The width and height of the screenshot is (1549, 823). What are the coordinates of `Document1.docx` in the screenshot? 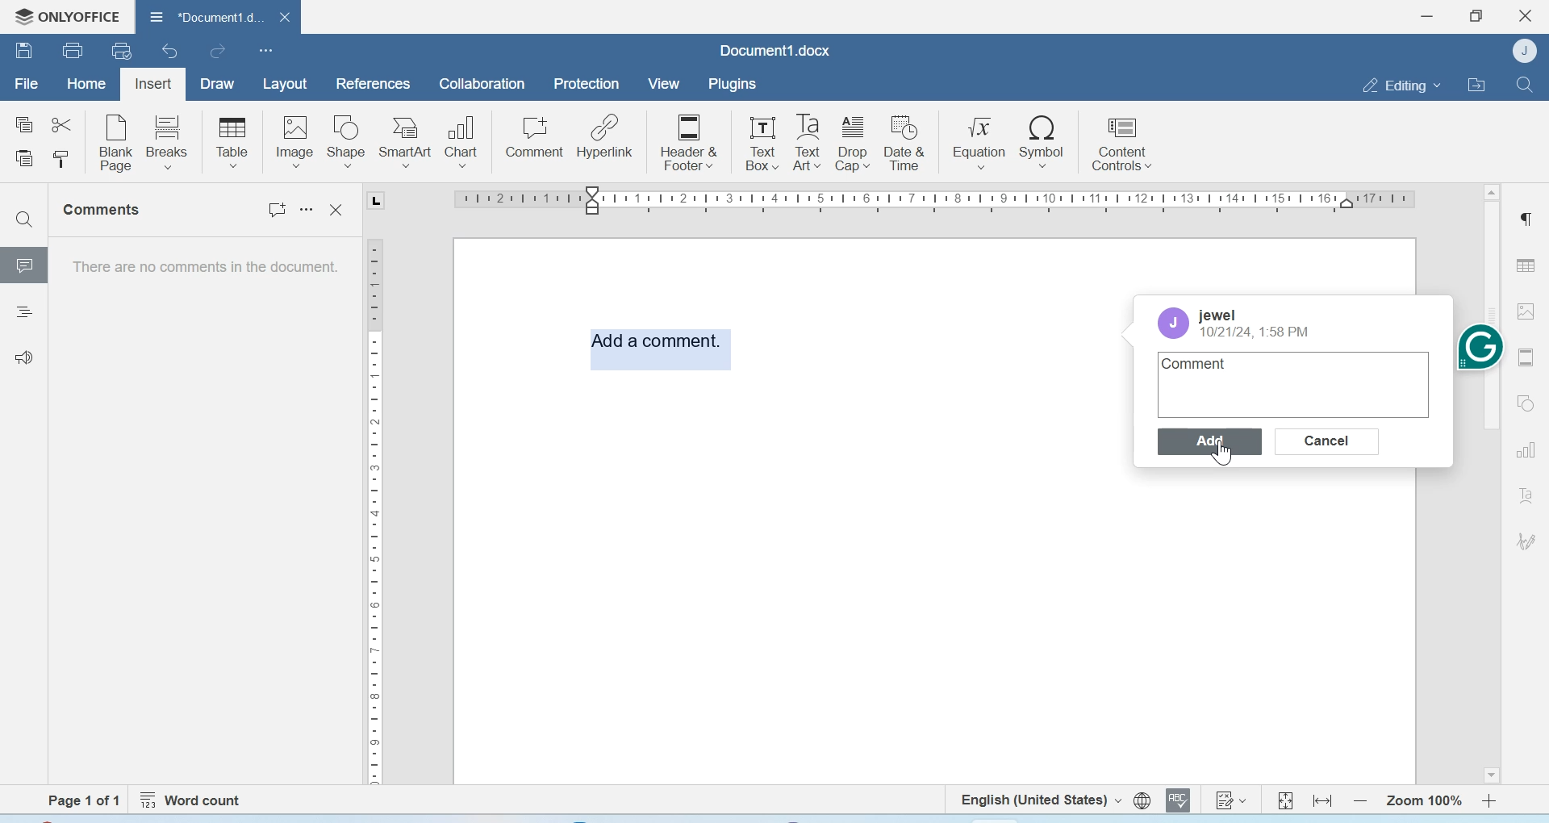 It's located at (775, 50).